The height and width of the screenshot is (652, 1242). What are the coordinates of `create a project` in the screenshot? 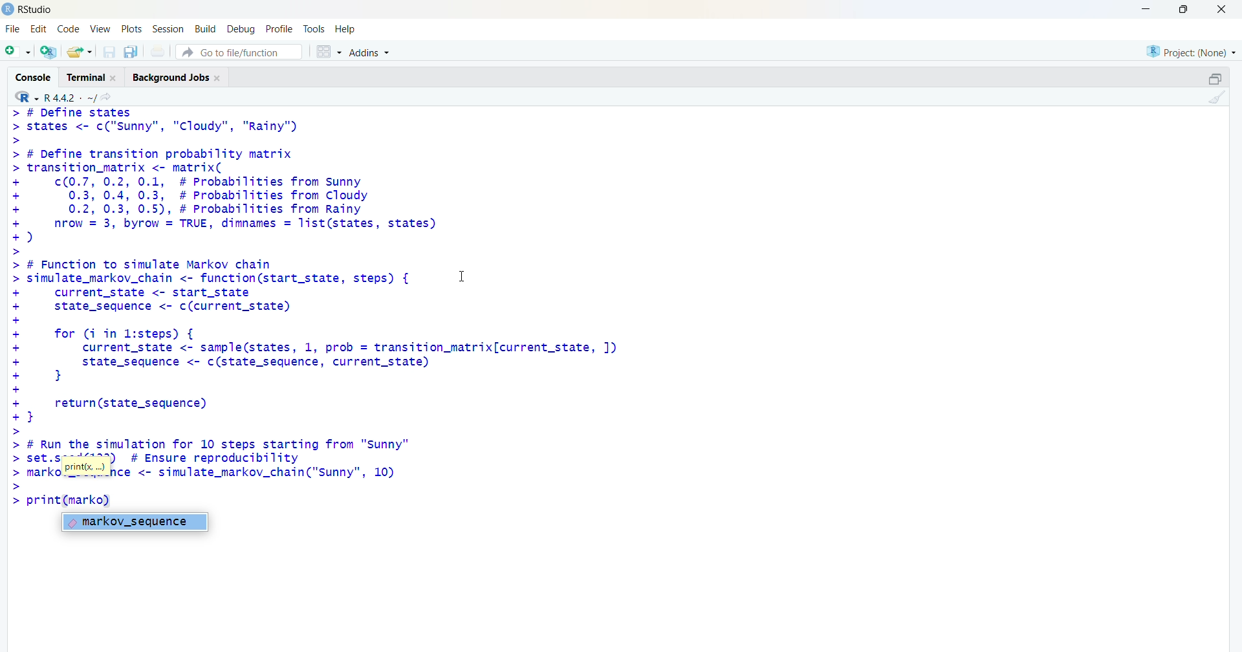 It's located at (47, 52).